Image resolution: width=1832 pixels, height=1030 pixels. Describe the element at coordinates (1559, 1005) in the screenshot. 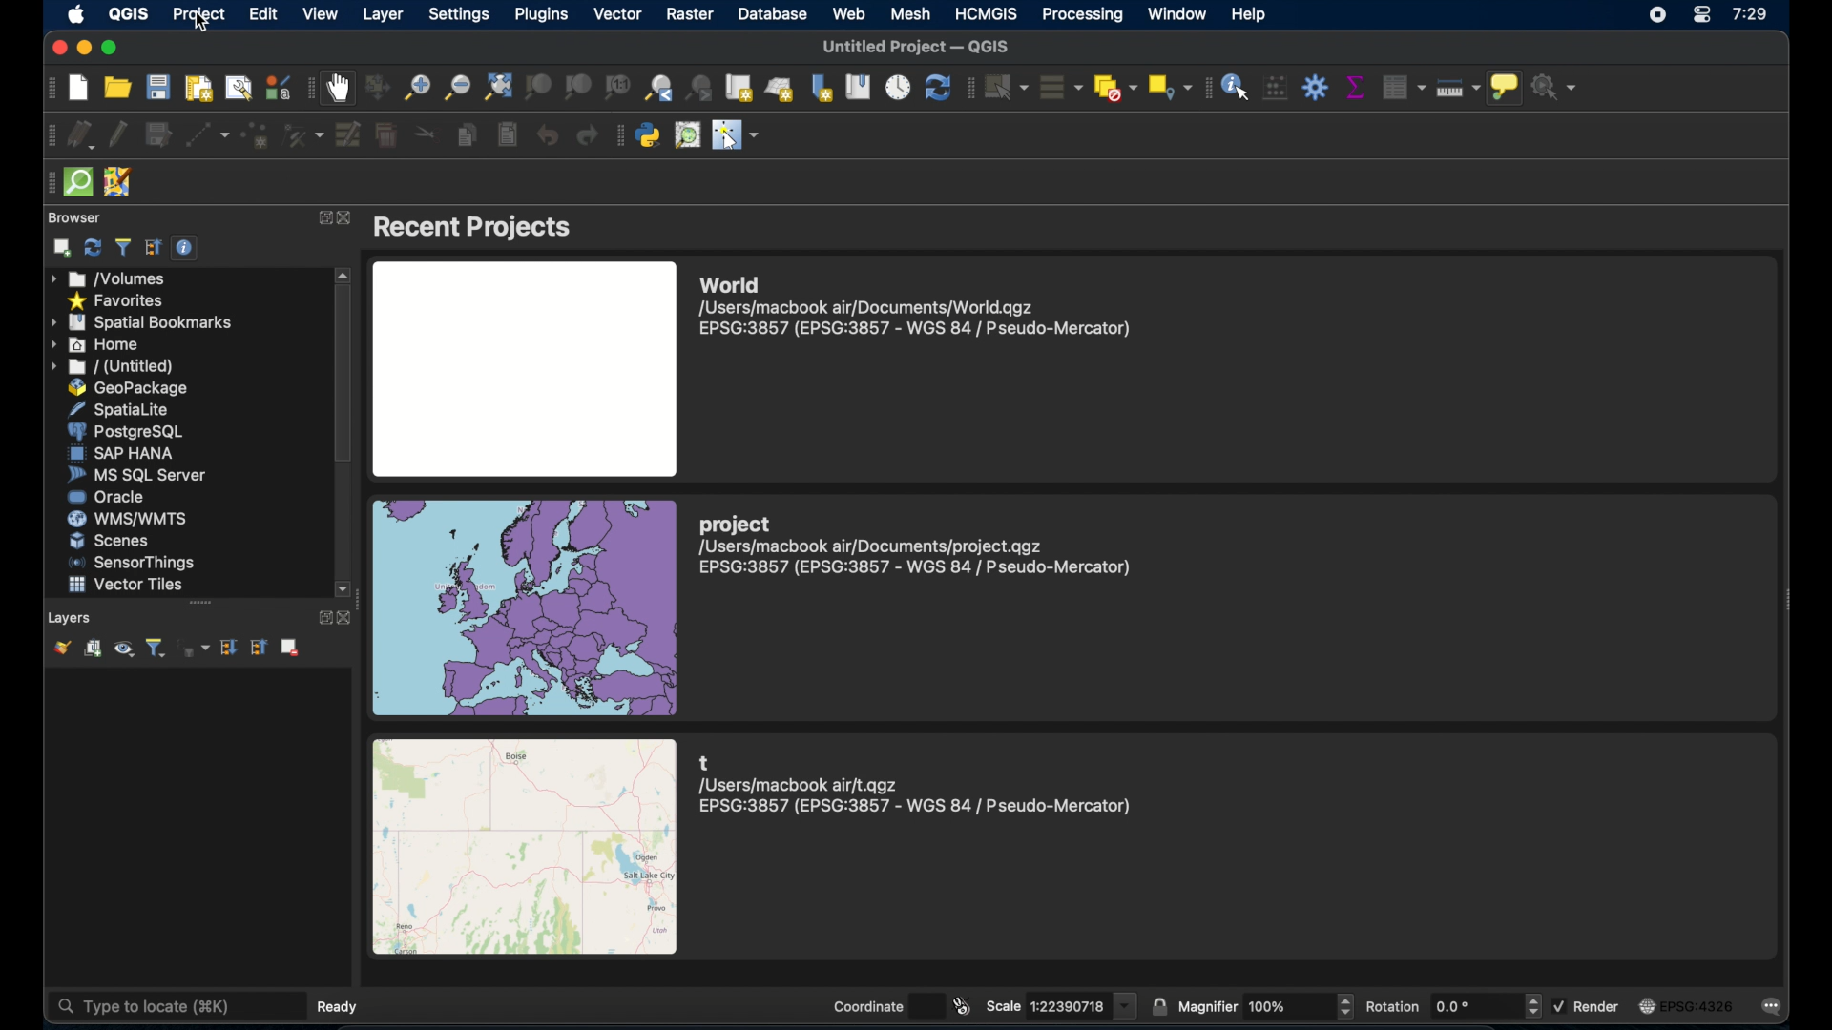

I see `checked checkbox` at that location.